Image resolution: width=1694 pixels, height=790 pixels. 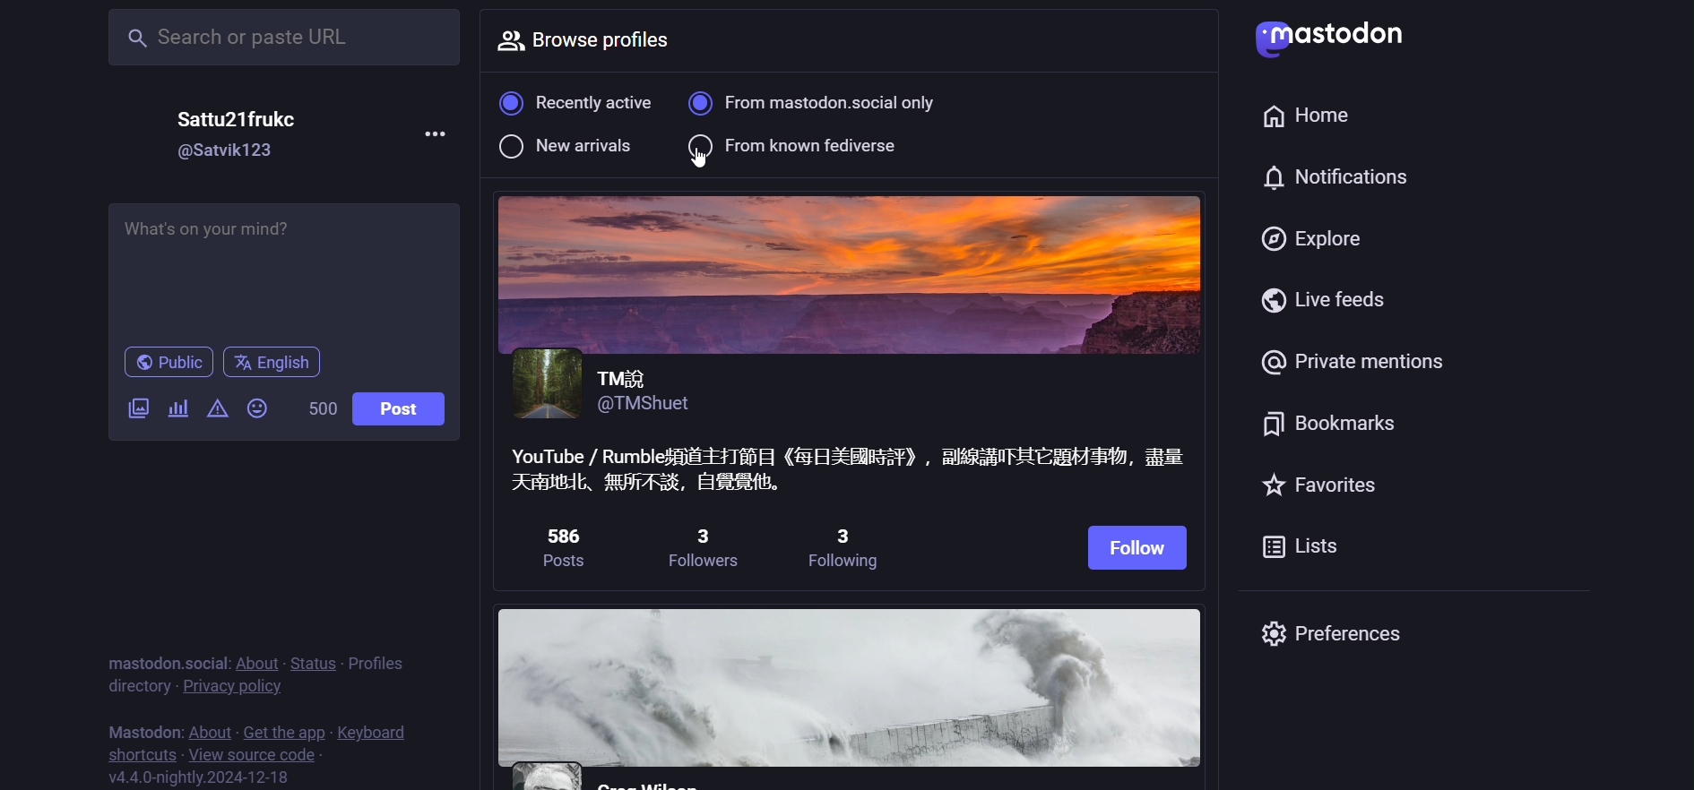 What do you see at coordinates (240, 116) in the screenshot?
I see `Sattu21frukc` at bounding box center [240, 116].